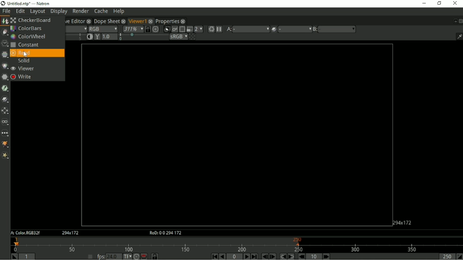 Image resolution: width=463 pixels, height=260 pixels. Describe the element at coordinates (151, 21) in the screenshot. I see `close` at that location.